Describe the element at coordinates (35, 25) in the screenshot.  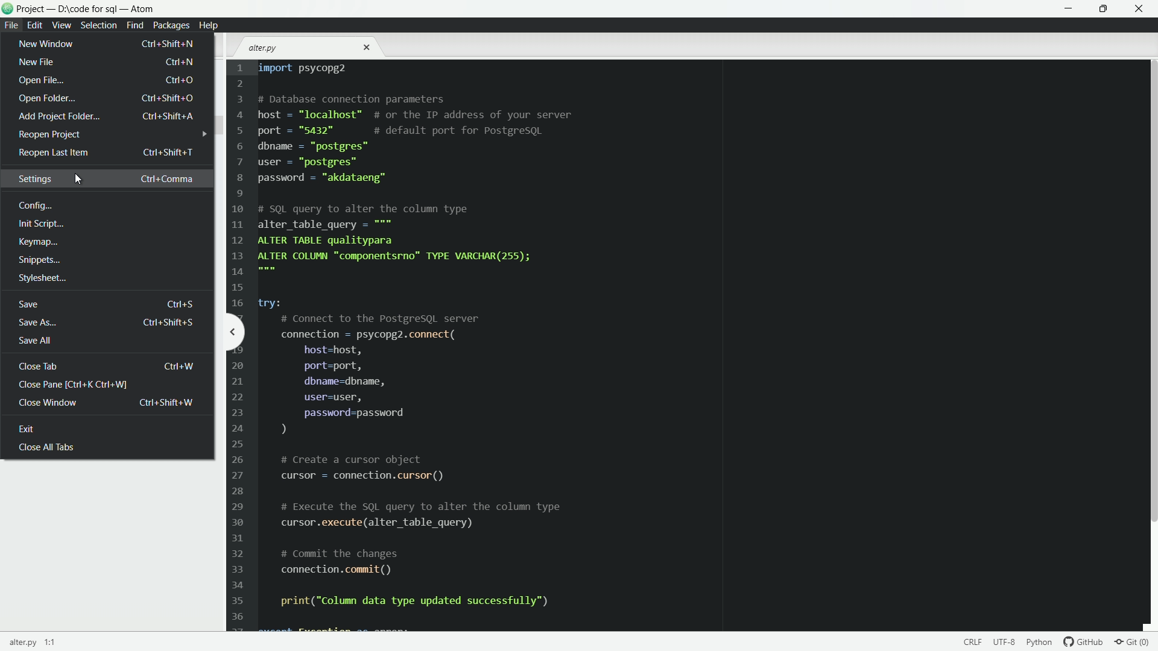
I see `edit menu` at that location.